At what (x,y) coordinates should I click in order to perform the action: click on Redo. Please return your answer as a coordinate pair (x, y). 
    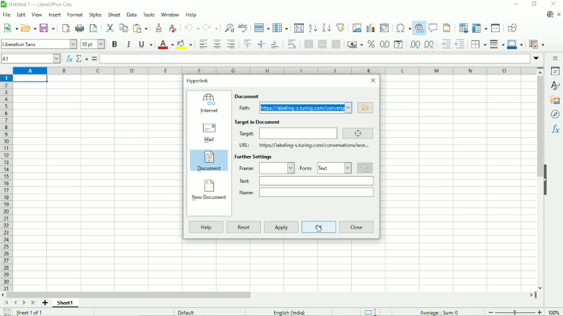
    Looking at the image, I should click on (210, 27).